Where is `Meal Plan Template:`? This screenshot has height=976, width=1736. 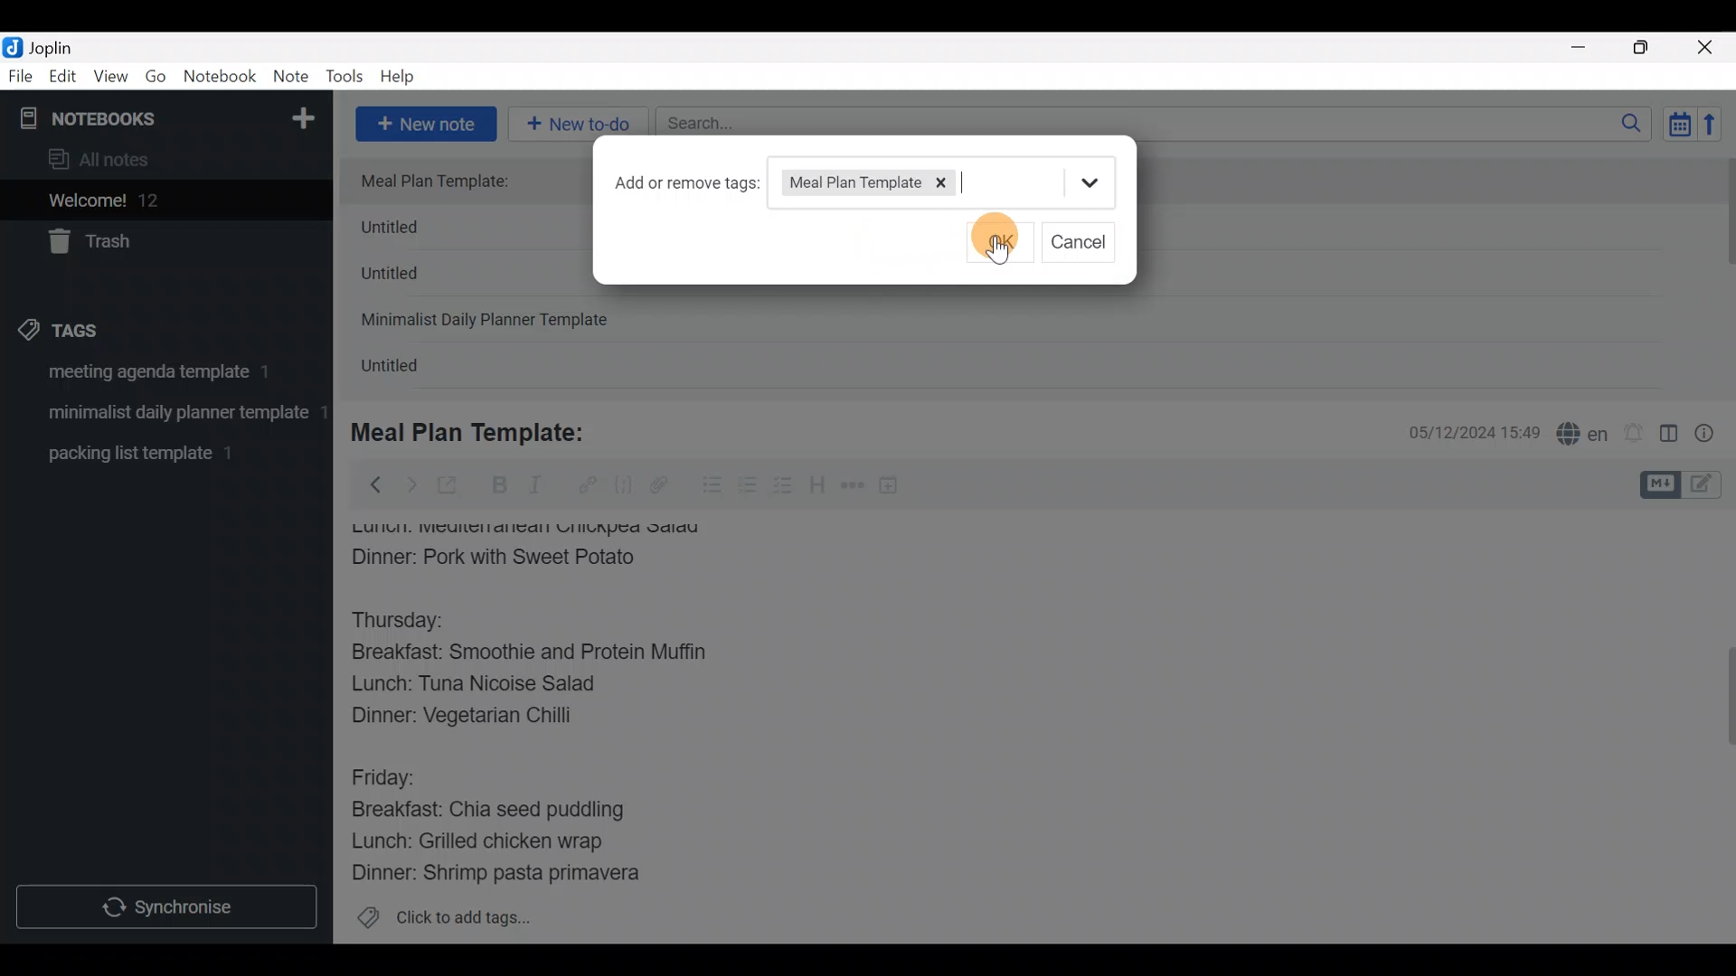
Meal Plan Template: is located at coordinates (446, 182).